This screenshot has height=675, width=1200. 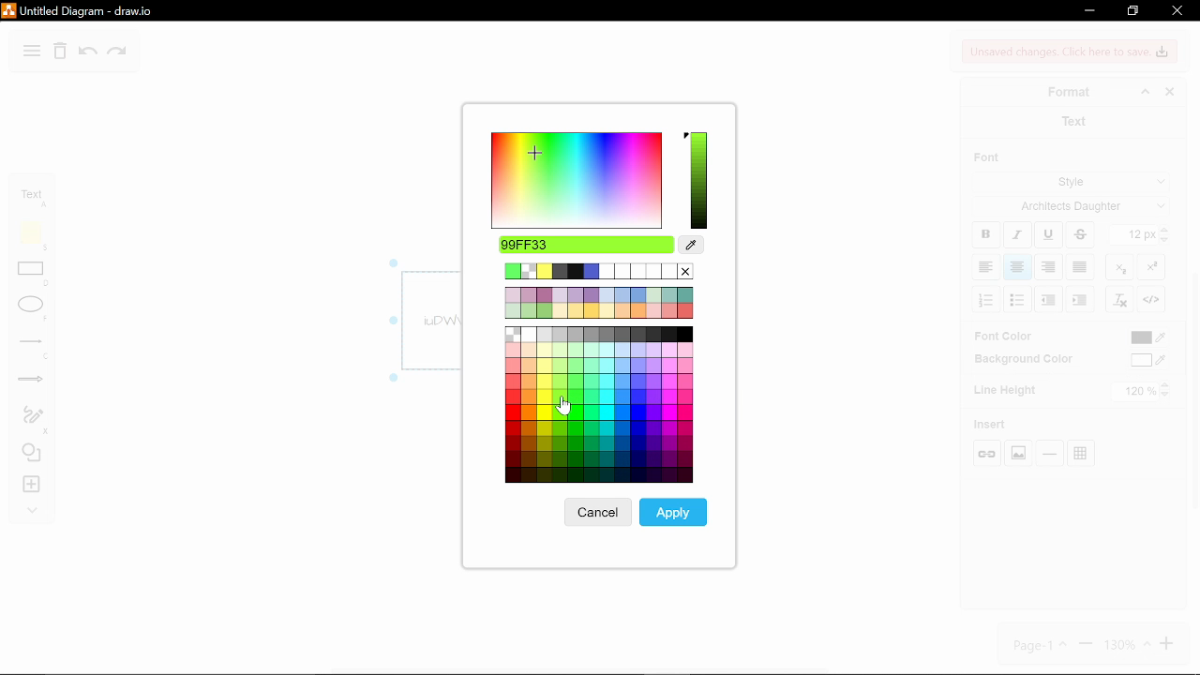 What do you see at coordinates (1048, 235) in the screenshot?
I see `underline` at bounding box center [1048, 235].